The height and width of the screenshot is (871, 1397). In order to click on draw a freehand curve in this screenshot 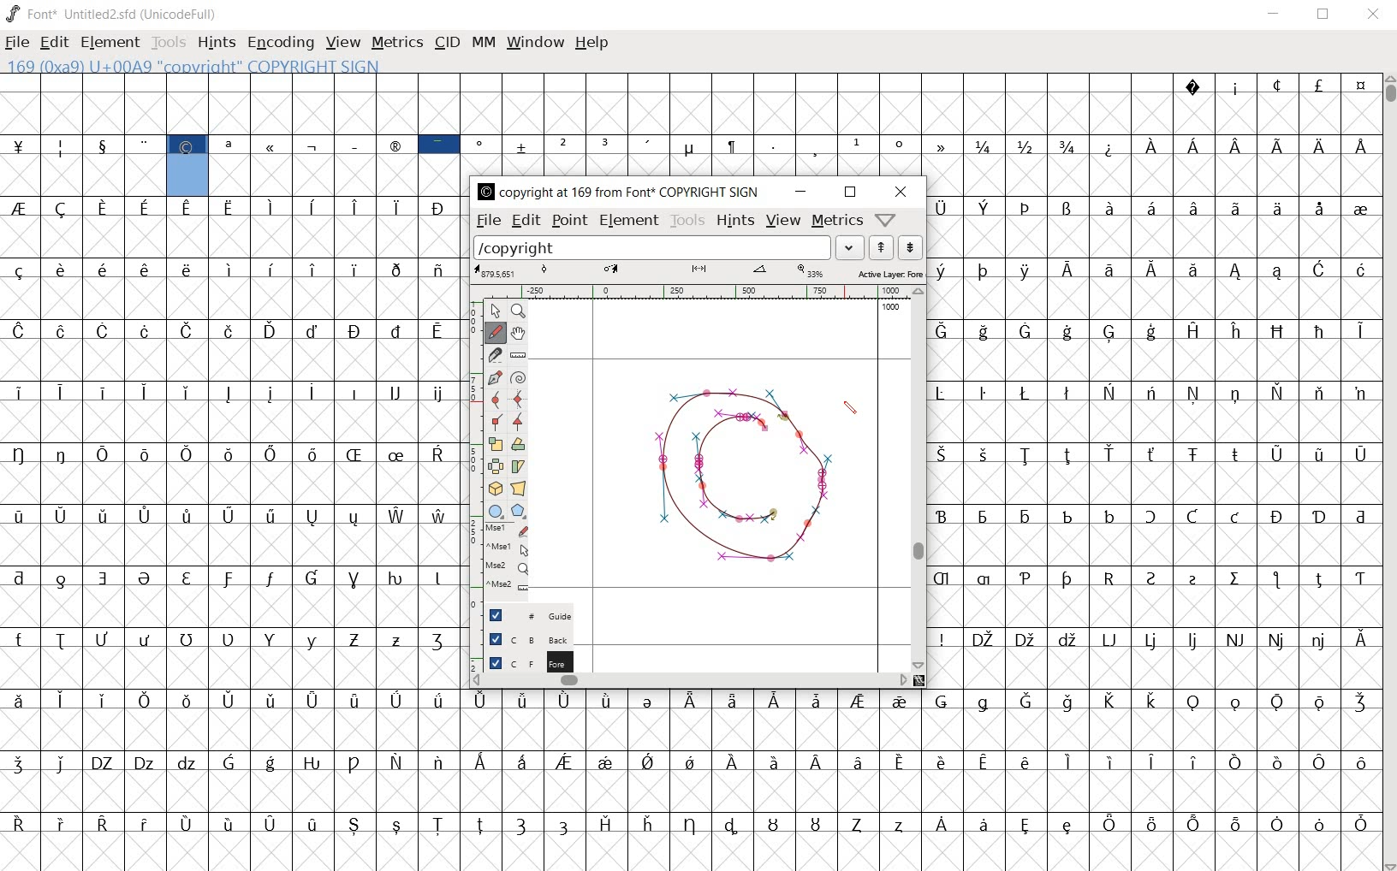, I will do `click(495, 332)`.